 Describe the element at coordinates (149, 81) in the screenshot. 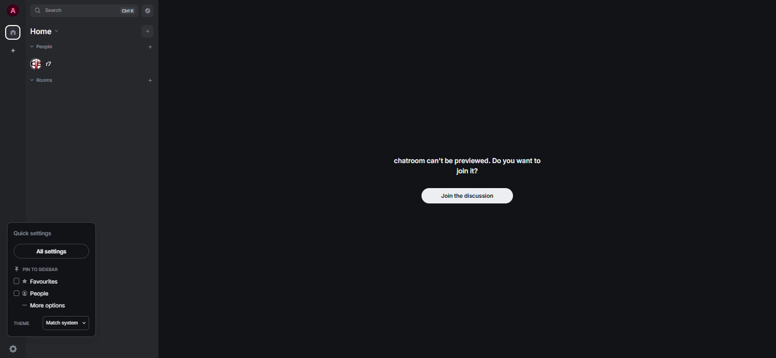

I see `add` at that location.